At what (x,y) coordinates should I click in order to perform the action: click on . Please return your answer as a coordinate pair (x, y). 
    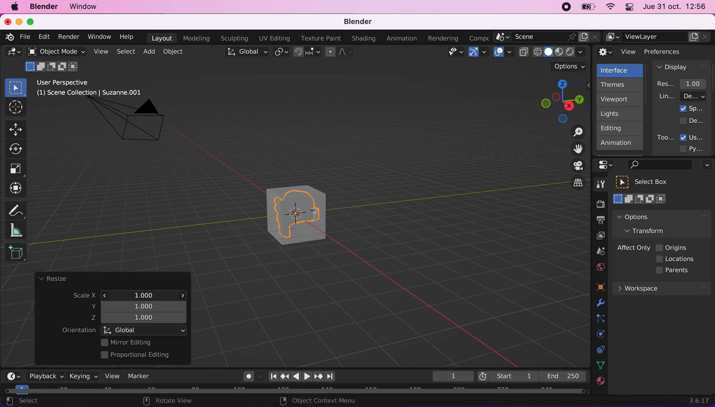
    Looking at the image, I should click on (18, 129).